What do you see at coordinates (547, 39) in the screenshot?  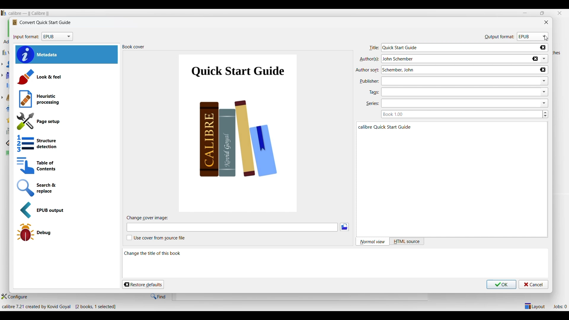 I see `cursor` at bounding box center [547, 39].